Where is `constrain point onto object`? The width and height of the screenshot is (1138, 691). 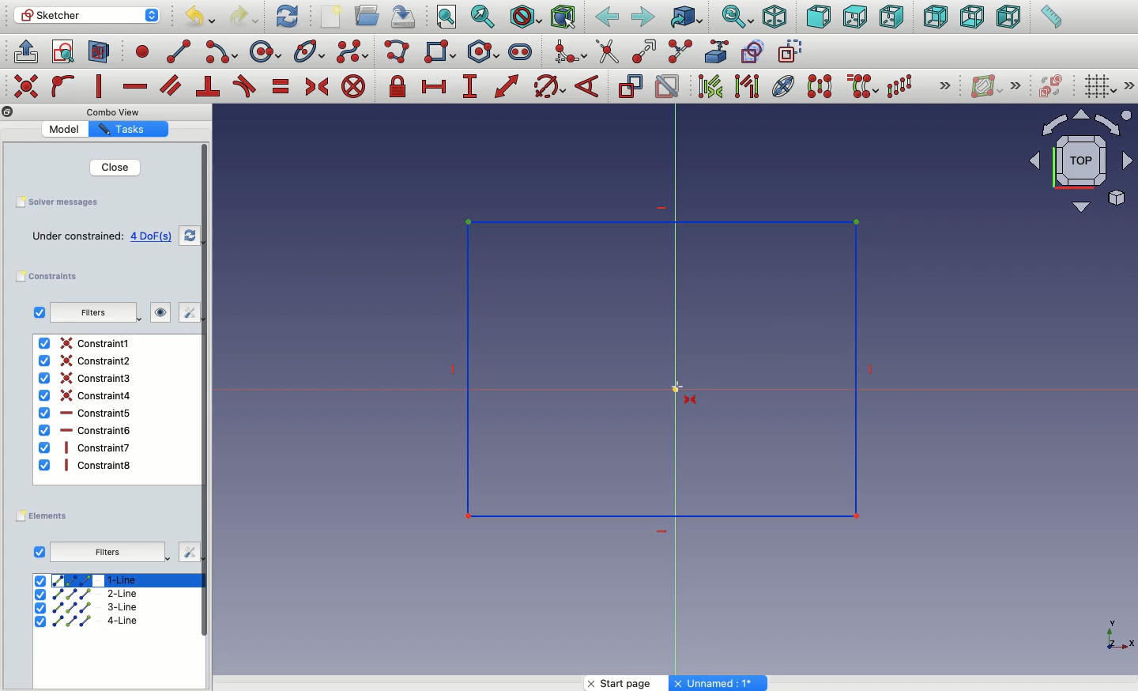 constrain point onto object is located at coordinates (63, 85).